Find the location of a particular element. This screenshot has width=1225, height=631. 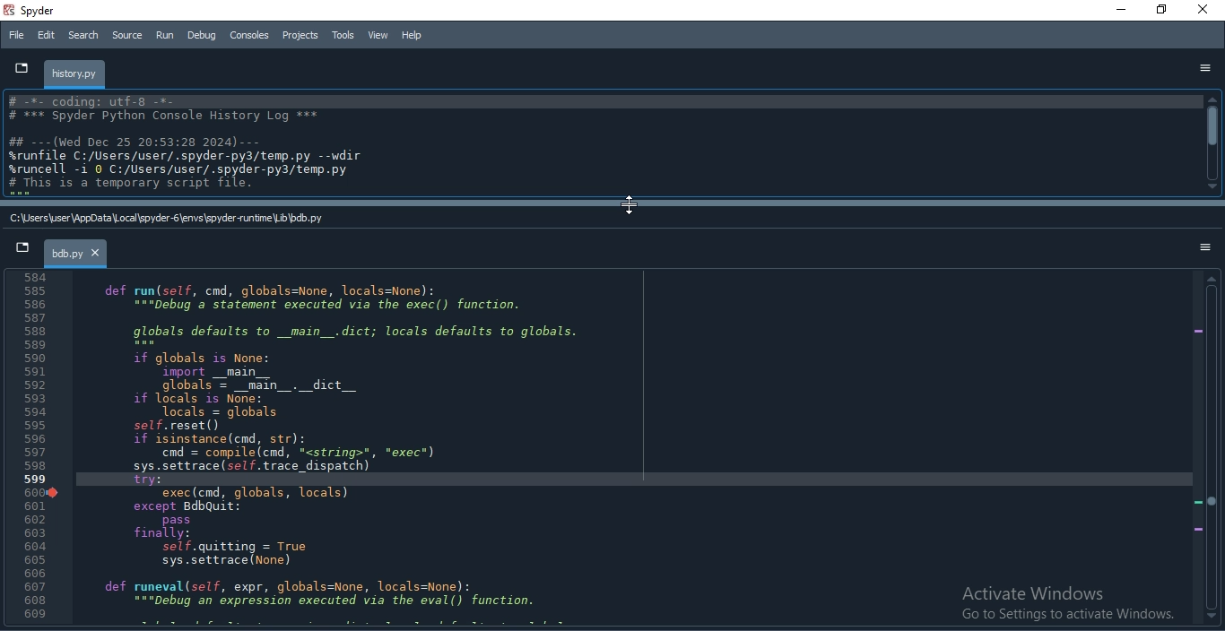

close is located at coordinates (1207, 11).